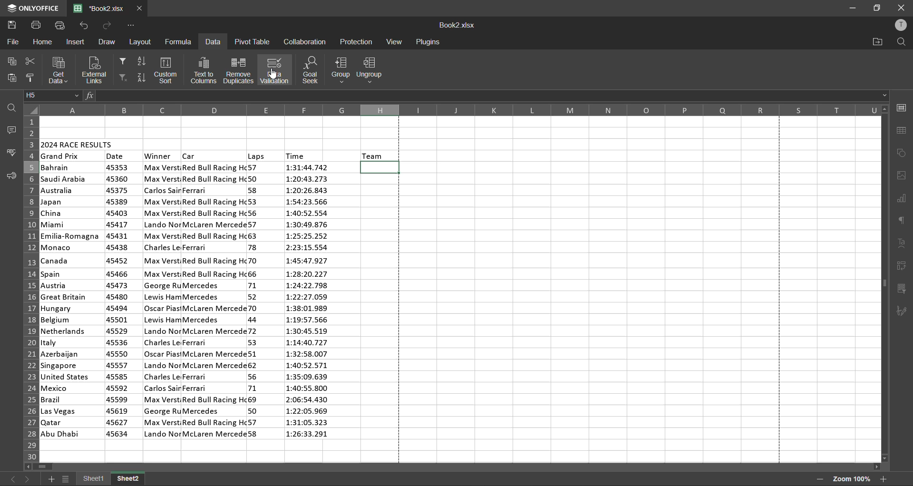  I want to click on zoom factor, so click(852, 480).